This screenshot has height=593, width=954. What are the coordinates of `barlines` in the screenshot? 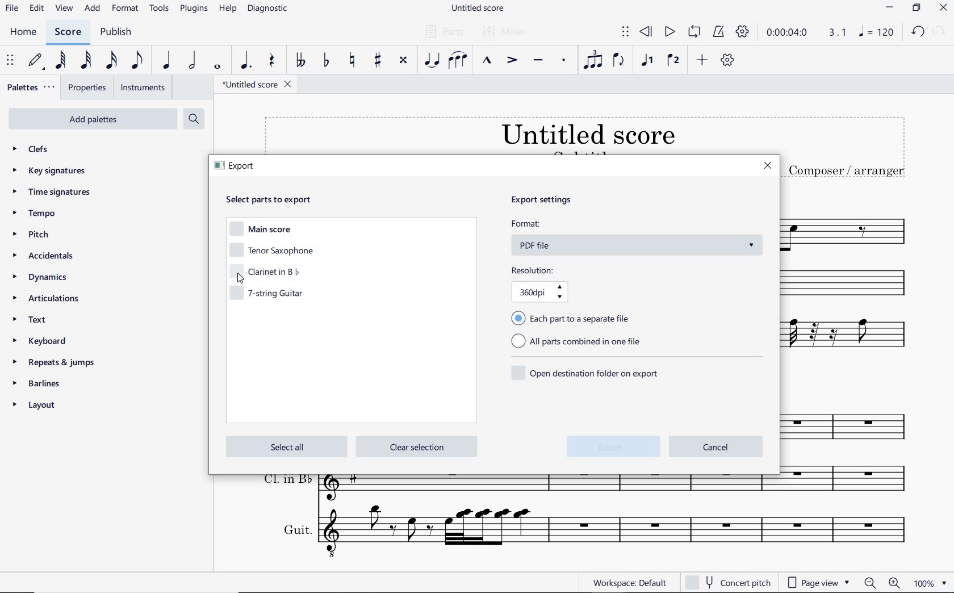 It's located at (41, 383).